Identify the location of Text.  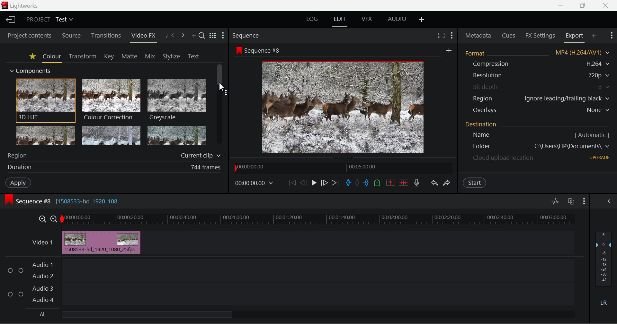
(192, 56).